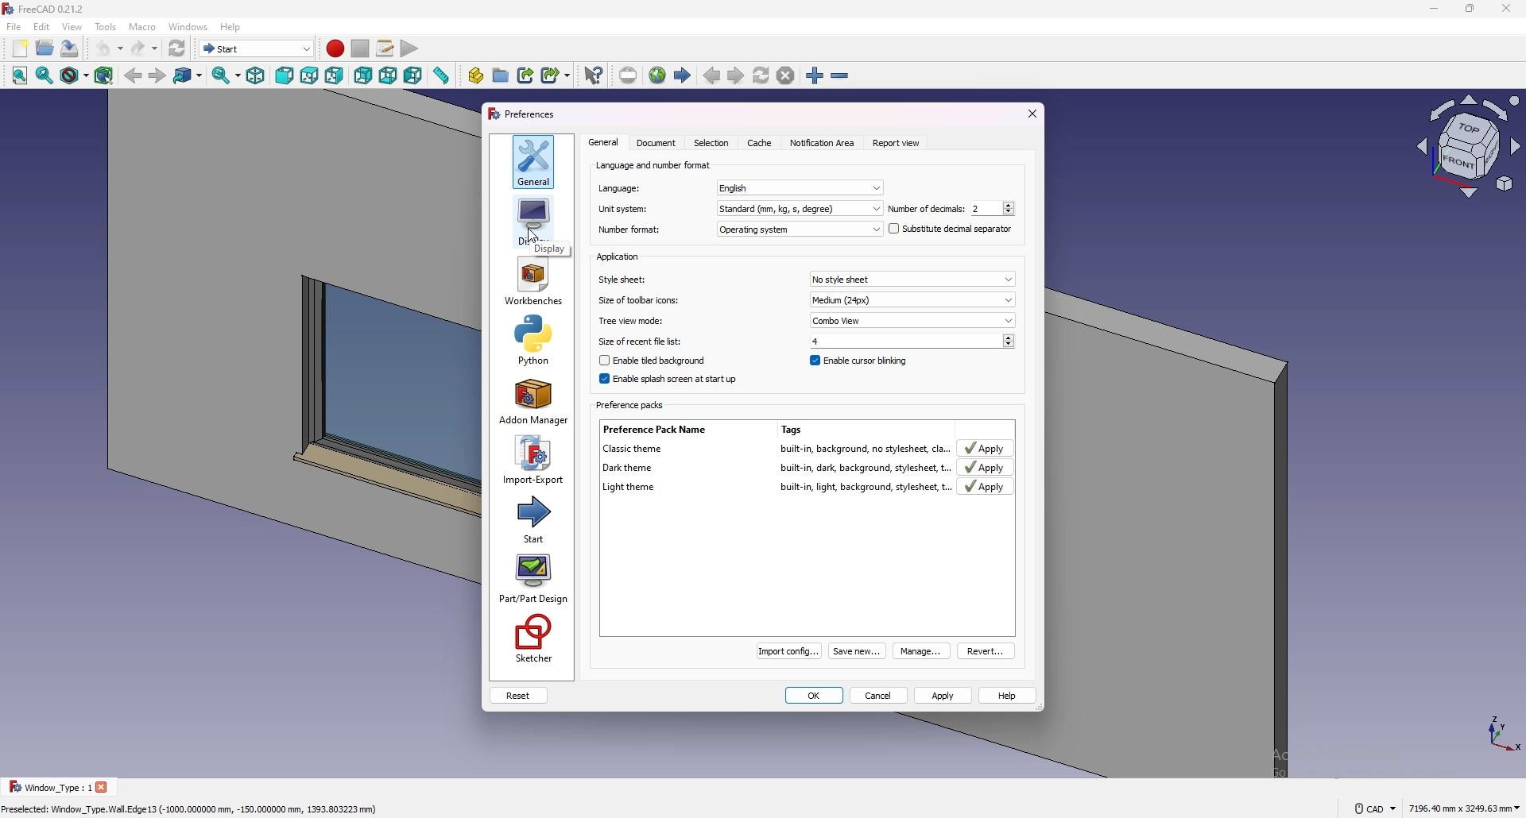 This screenshot has width=1526, height=818. Describe the element at coordinates (256, 76) in the screenshot. I see `isometric` at that location.